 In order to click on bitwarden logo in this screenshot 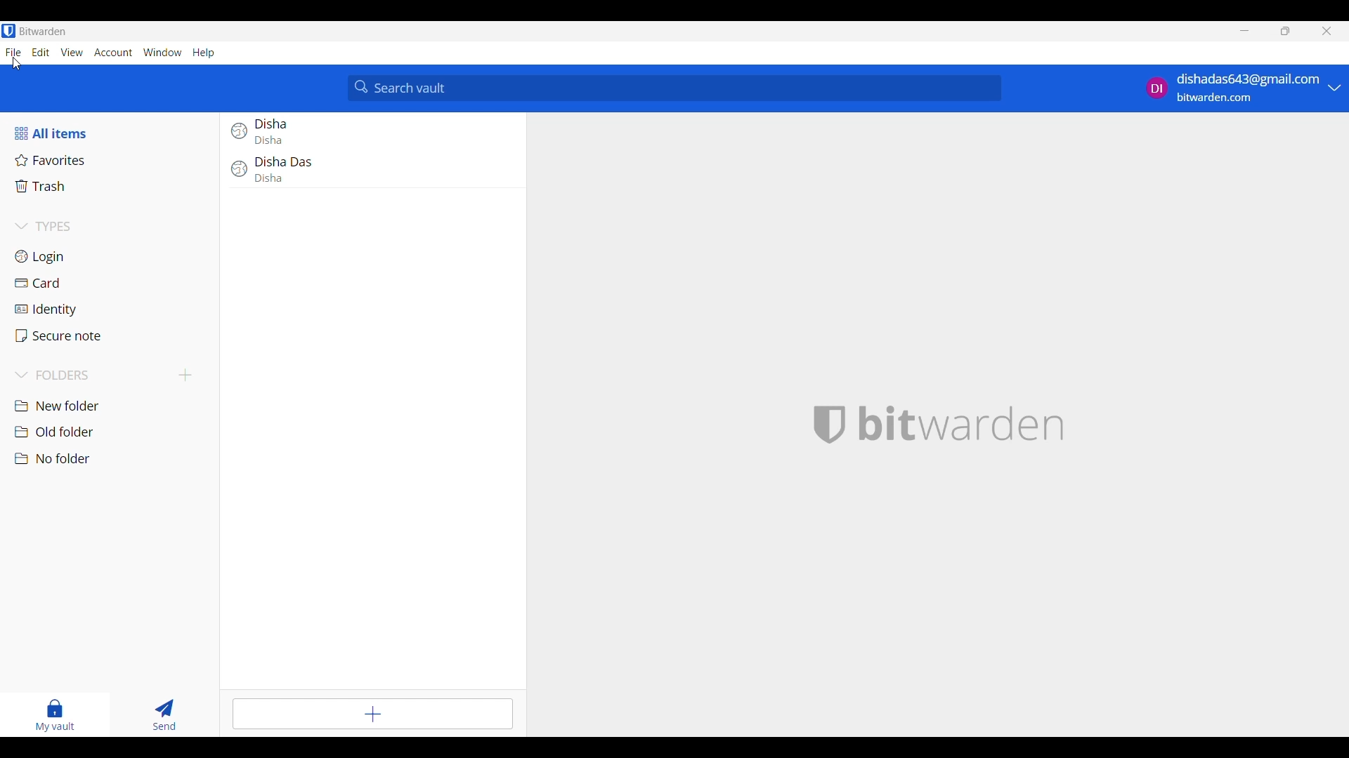, I will do `click(831, 423)`.